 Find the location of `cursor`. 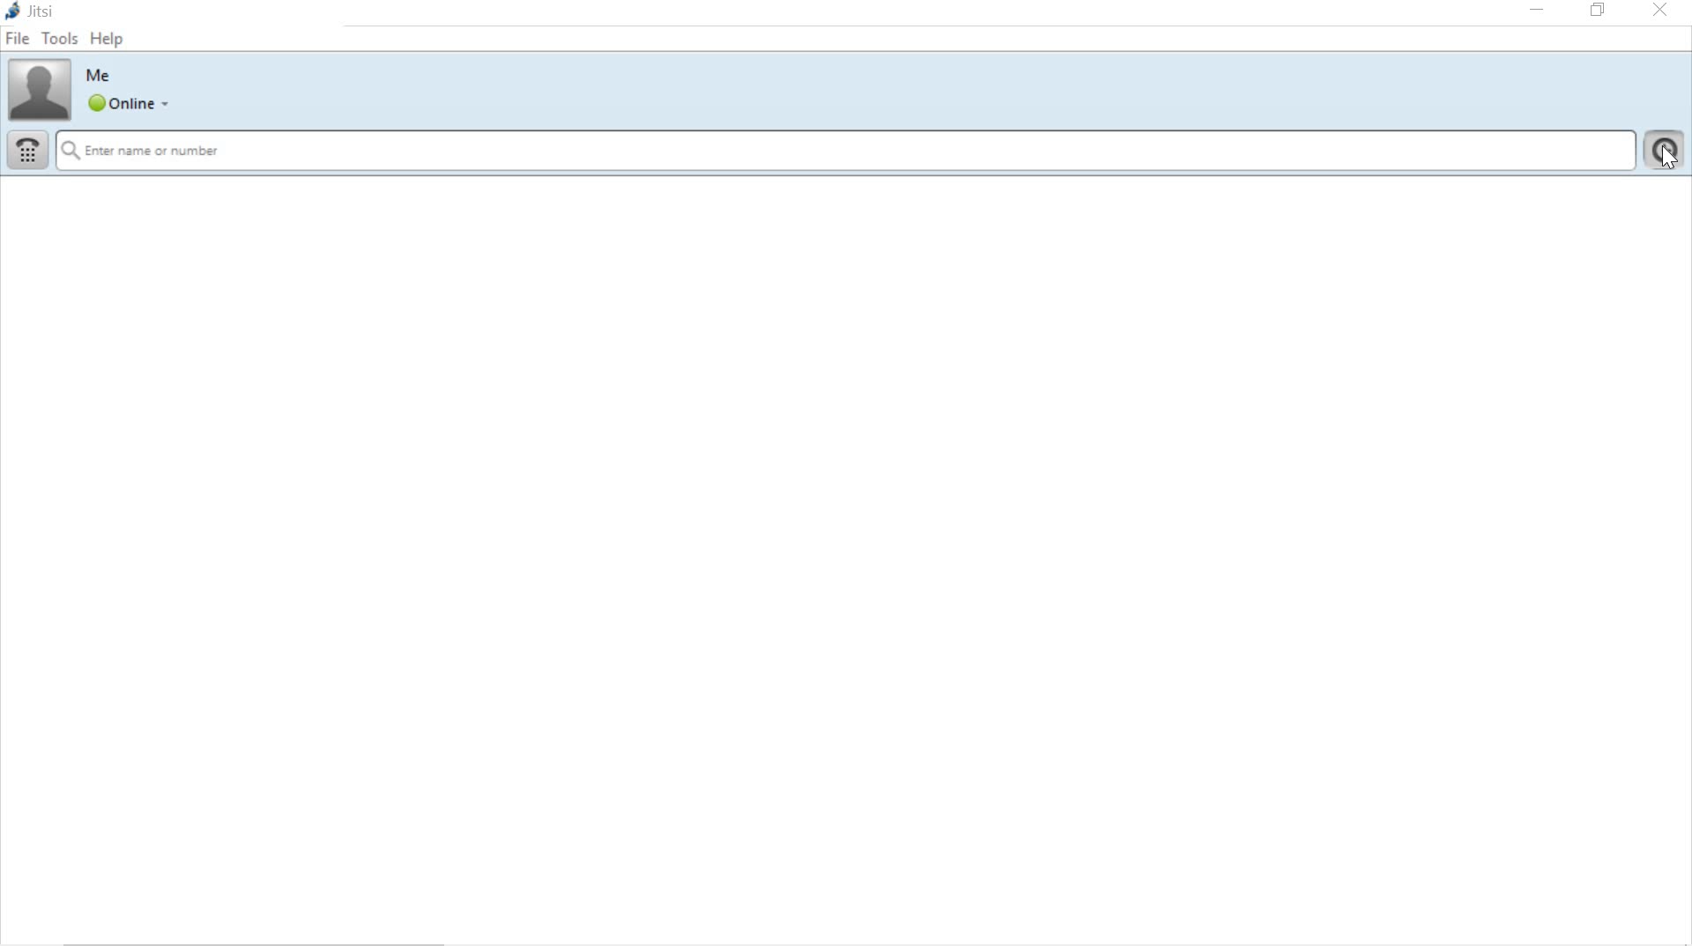

cursor is located at coordinates (1667, 155).